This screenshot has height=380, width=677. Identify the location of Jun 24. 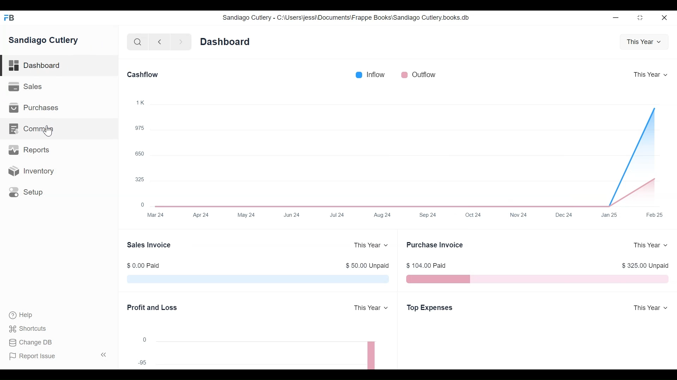
(291, 214).